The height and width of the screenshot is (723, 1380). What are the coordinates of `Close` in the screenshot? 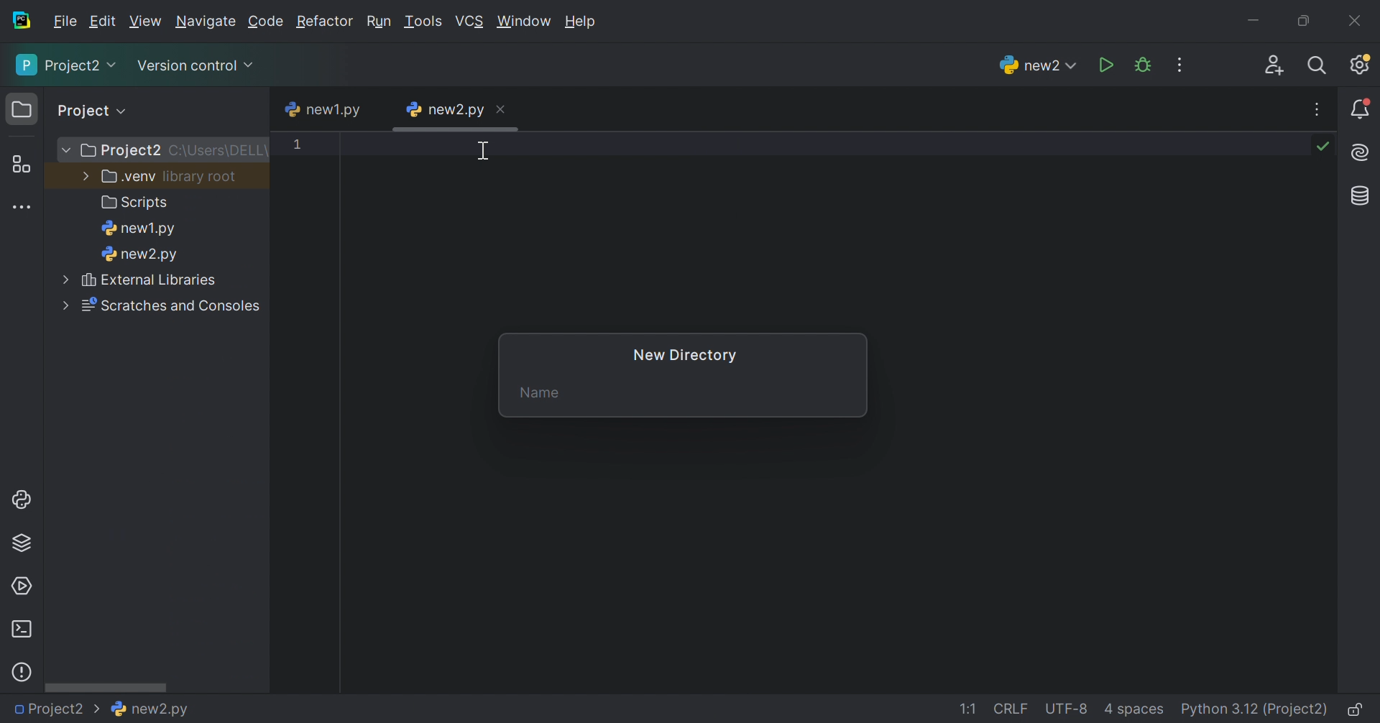 It's located at (502, 111).